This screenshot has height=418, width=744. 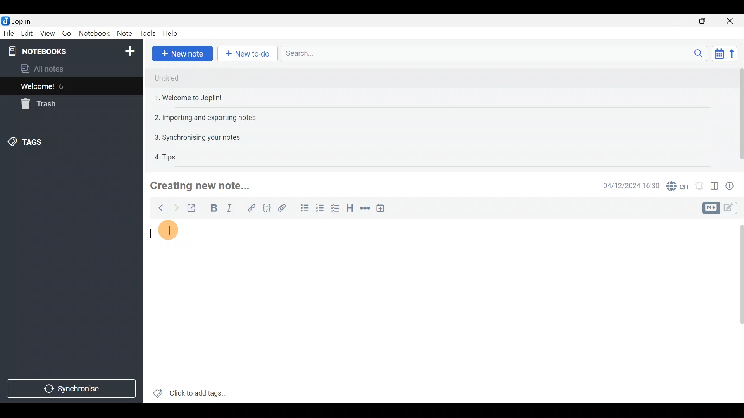 I want to click on Minimise, so click(x=677, y=21).